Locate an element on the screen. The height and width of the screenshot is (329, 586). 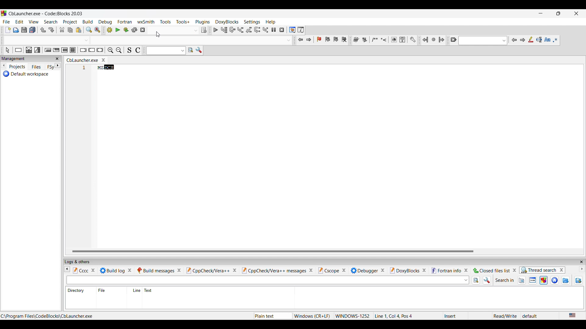
Tools+ menu is located at coordinates (183, 22).